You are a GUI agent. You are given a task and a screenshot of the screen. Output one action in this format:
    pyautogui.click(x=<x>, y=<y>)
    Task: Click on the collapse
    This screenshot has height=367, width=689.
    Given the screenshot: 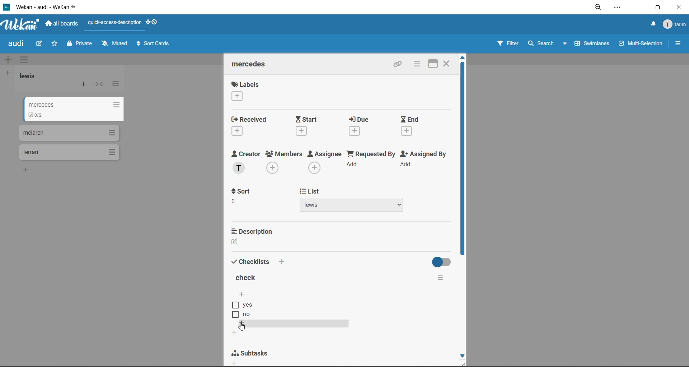 What is the action you would take?
    pyautogui.click(x=99, y=84)
    